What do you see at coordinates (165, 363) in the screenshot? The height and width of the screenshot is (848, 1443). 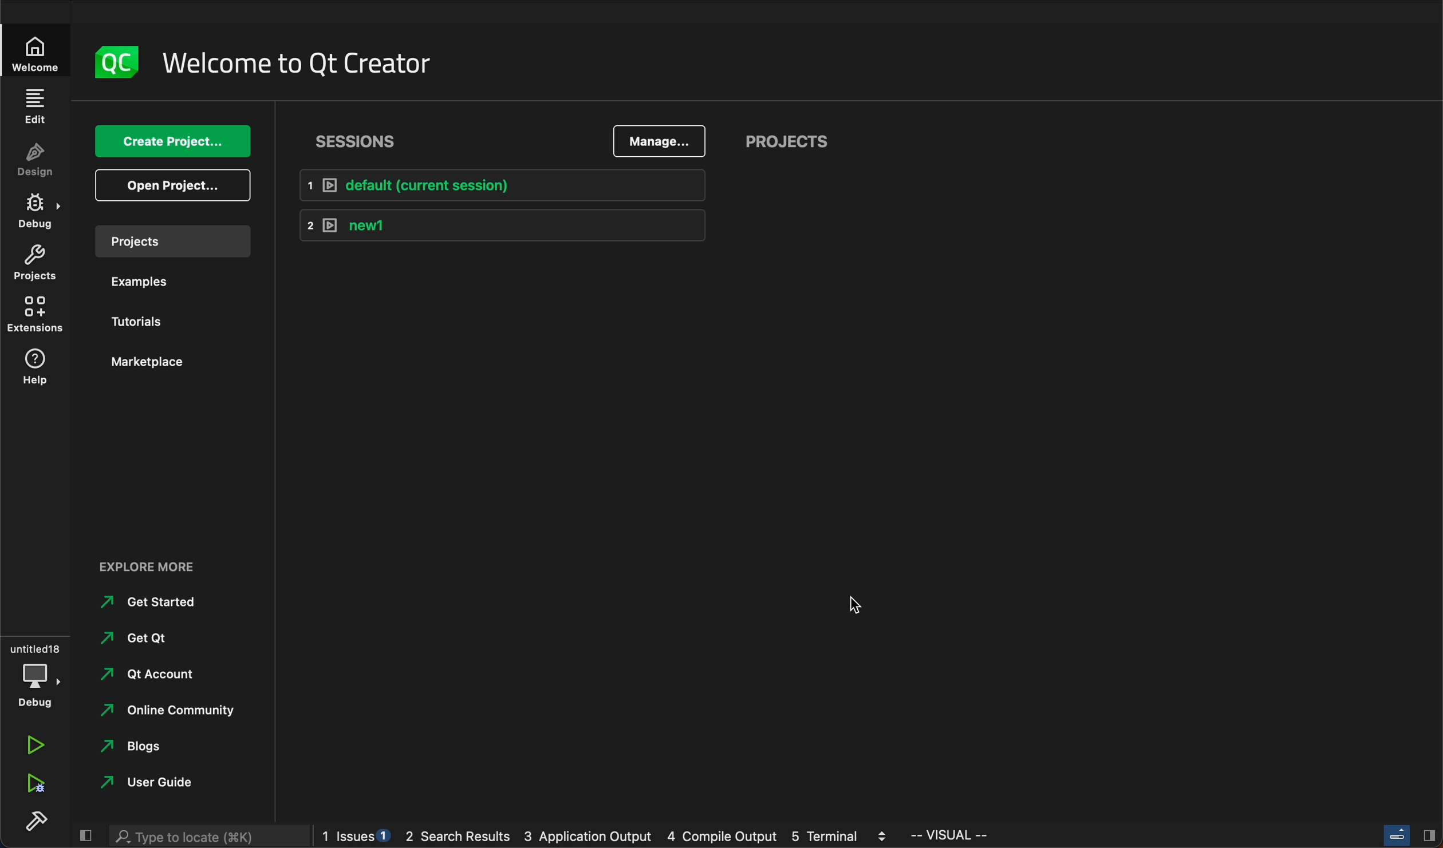 I see `marketplace` at bounding box center [165, 363].